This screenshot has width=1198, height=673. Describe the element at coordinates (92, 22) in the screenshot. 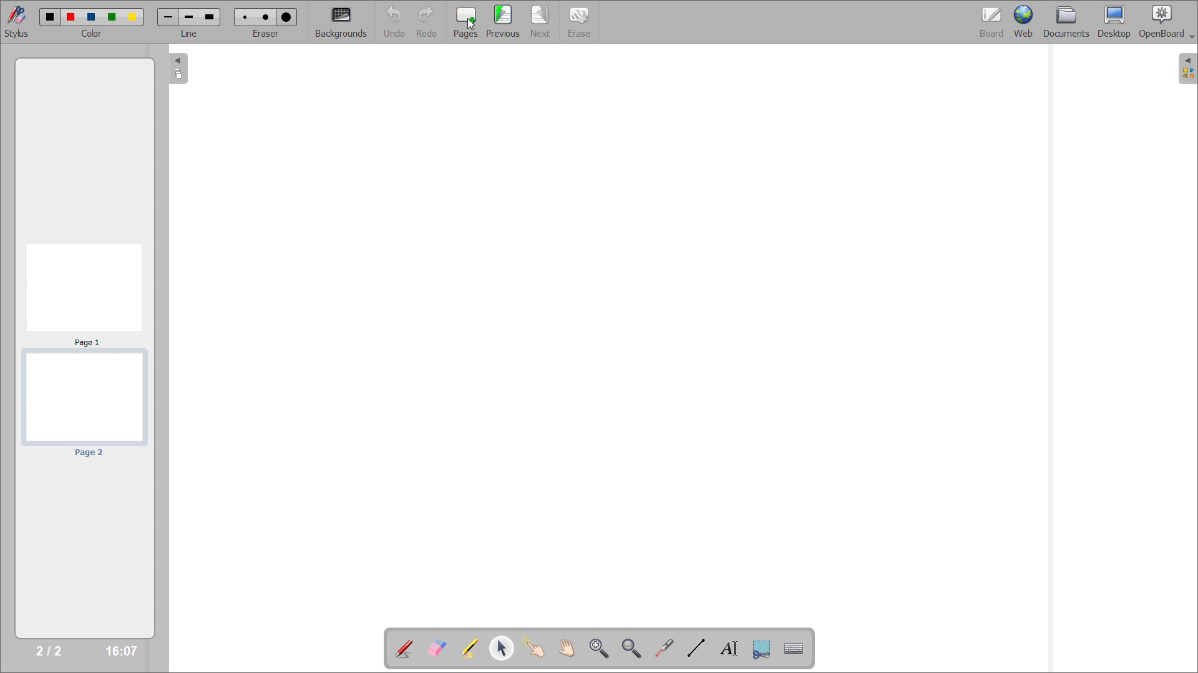

I see `color` at that location.